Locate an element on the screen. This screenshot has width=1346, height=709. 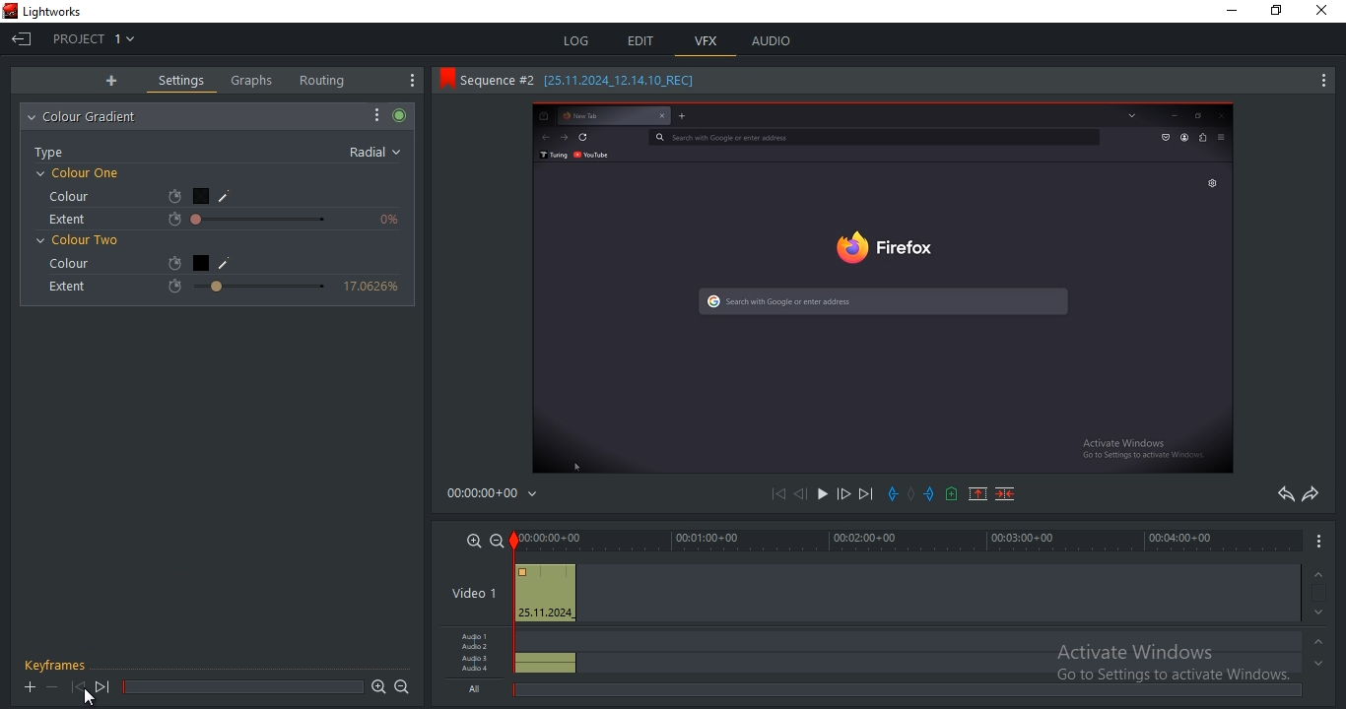
Audio 4 is located at coordinates (478, 672).